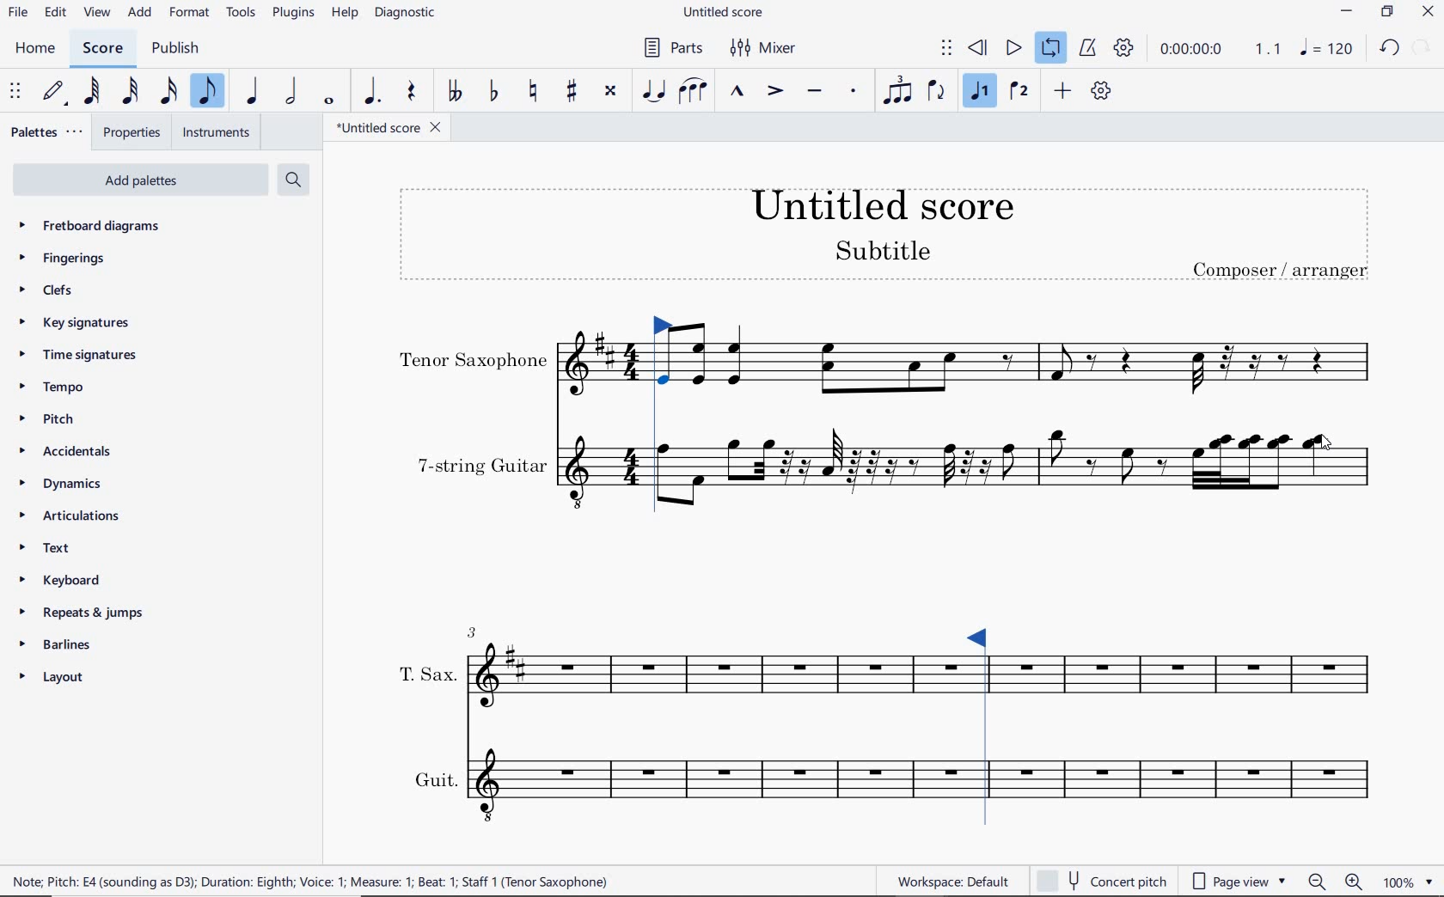  I want to click on TOGGLE NATURAL, so click(533, 91).